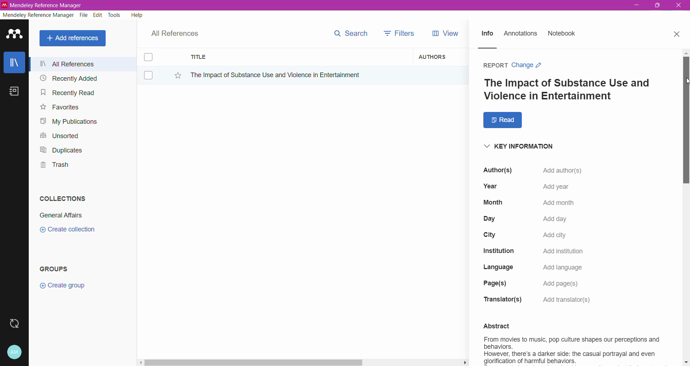 Image resolution: width=690 pixels, height=366 pixels. What do you see at coordinates (679, 6) in the screenshot?
I see `Close` at bounding box center [679, 6].